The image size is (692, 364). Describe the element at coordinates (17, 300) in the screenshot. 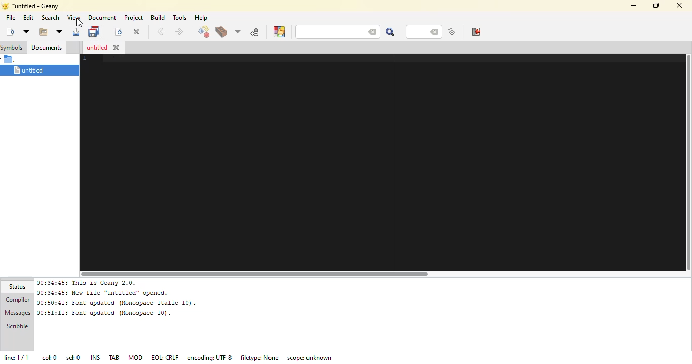

I see `compiler` at that location.